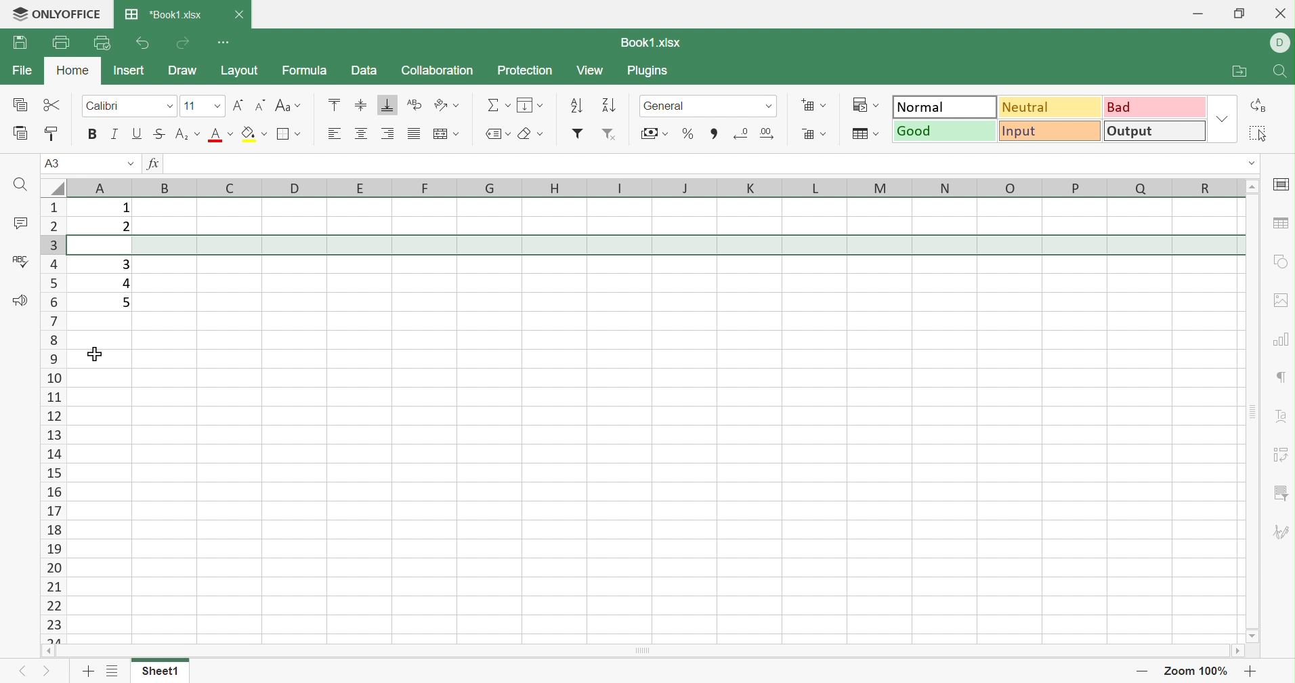 This screenshot has height=683, width=1295. What do you see at coordinates (494, 104) in the screenshot?
I see `Summation` at bounding box center [494, 104].